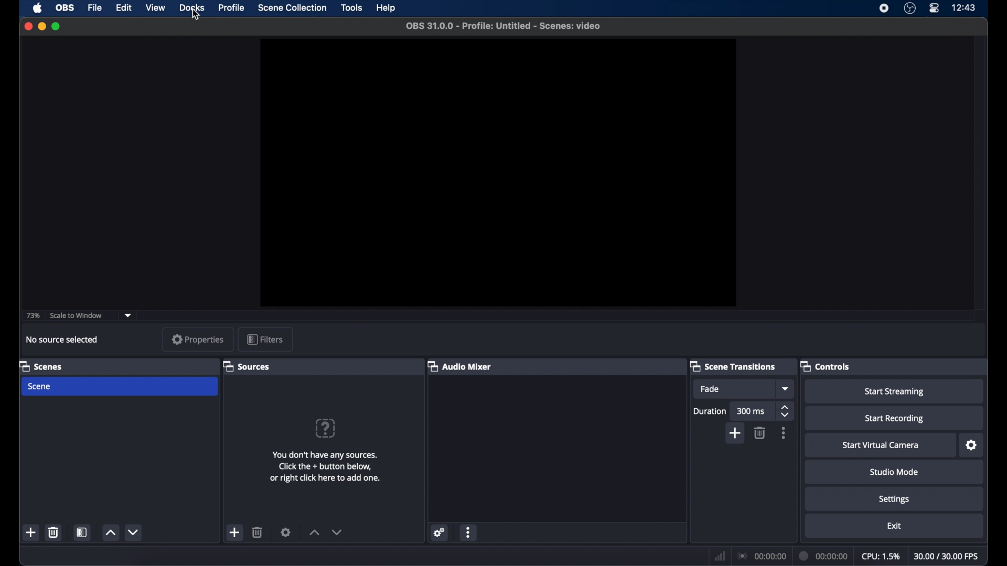 The height and width of the screenshot is (566, 1007). Describe the element at coordinates (248, 367) in the screenshot. I see `sources` at that location.